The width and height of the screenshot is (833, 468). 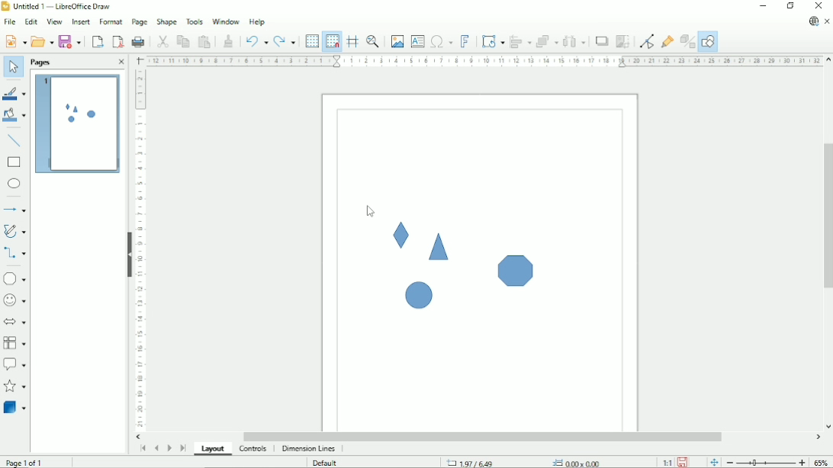 What do you see at coordinates (110, 22) in the screenshot?
I see `Format` at bounding box center [110, 22].